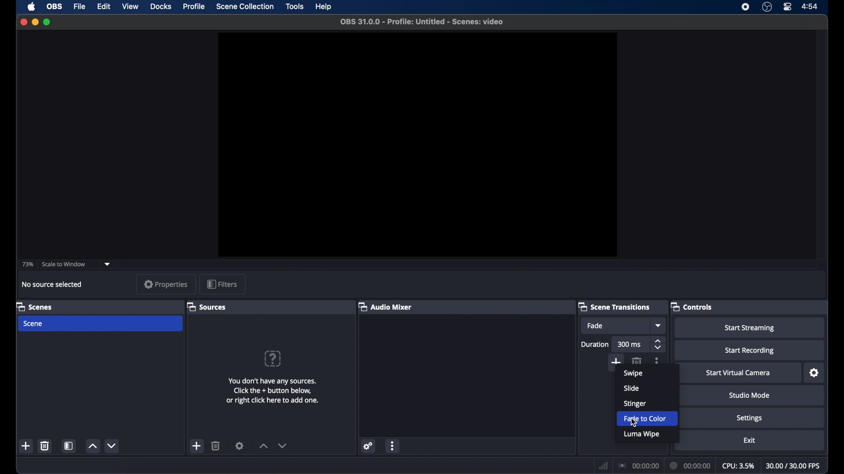 The height and width of the screenshot is (474, 844). I want to click on startvirtual camera, so click(738, 373).